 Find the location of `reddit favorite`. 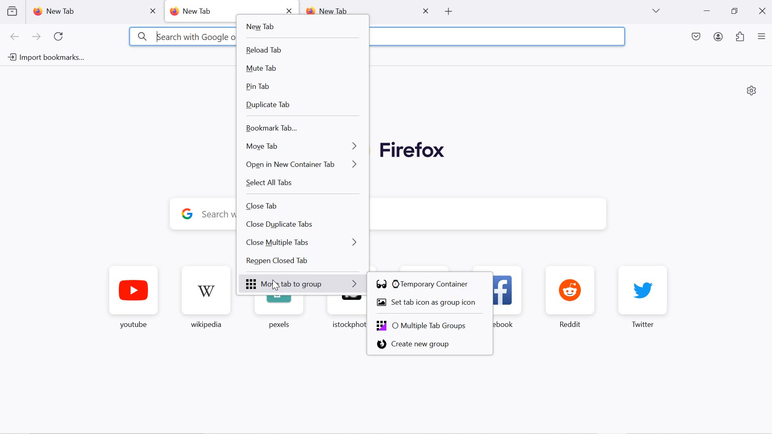

reddit favorite is located at coordinates (568, 300).